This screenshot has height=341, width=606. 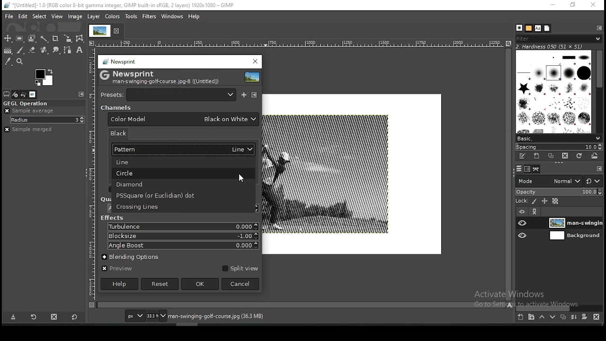 I want to click on lock position and size, so click(x=544, y=202).